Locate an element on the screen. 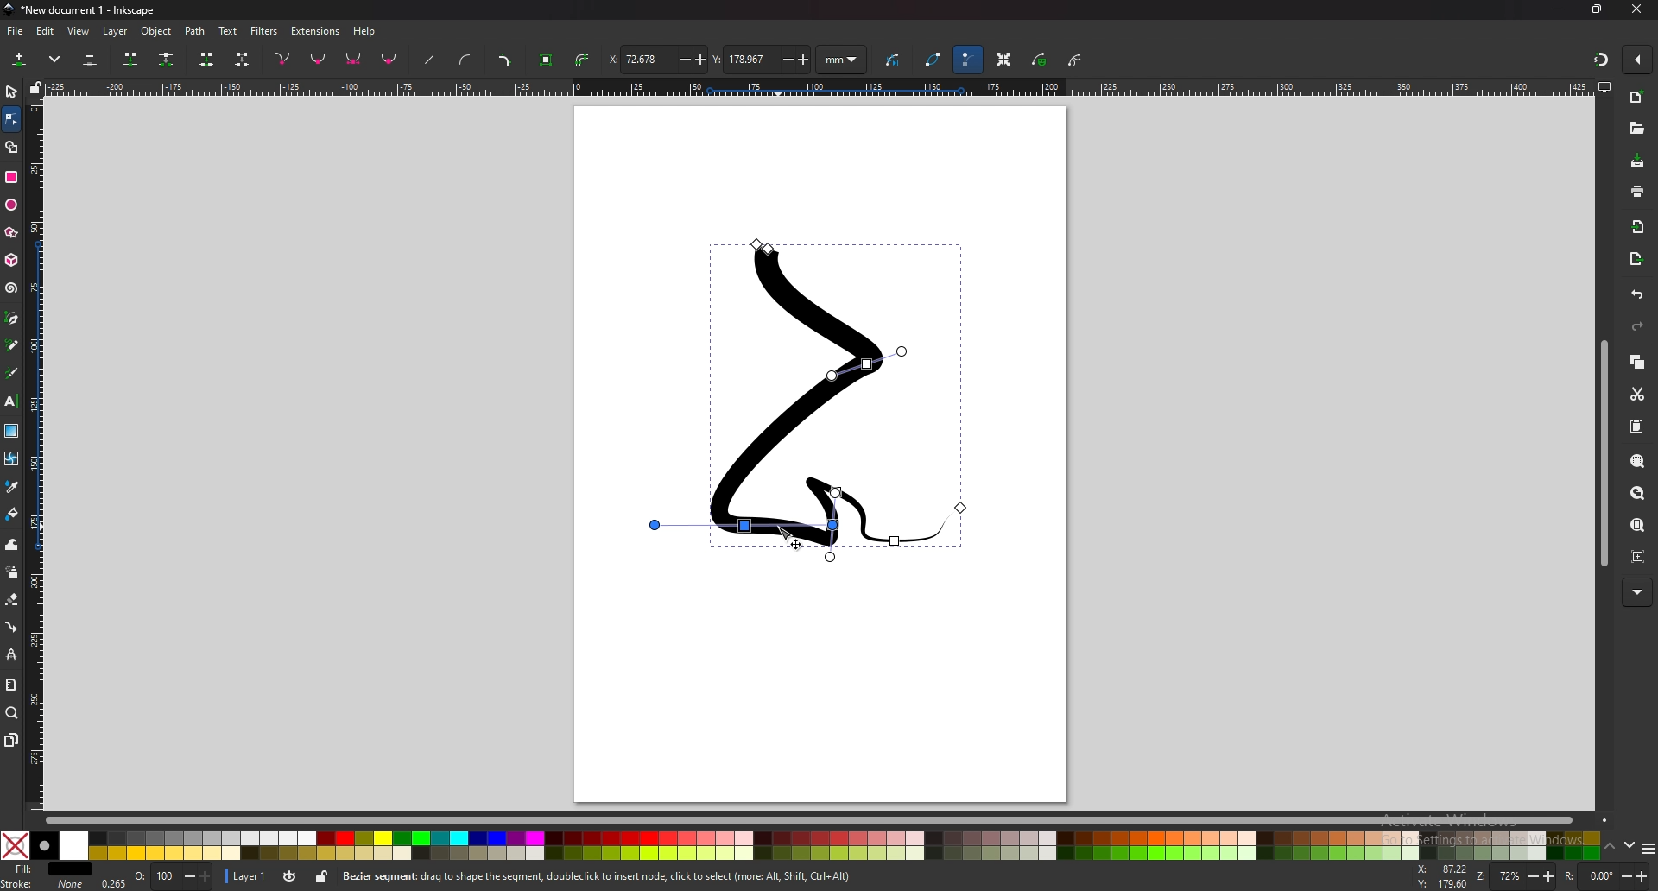 This screenshot has width=1658, height=891. pages is located at coordinates (11, 741).